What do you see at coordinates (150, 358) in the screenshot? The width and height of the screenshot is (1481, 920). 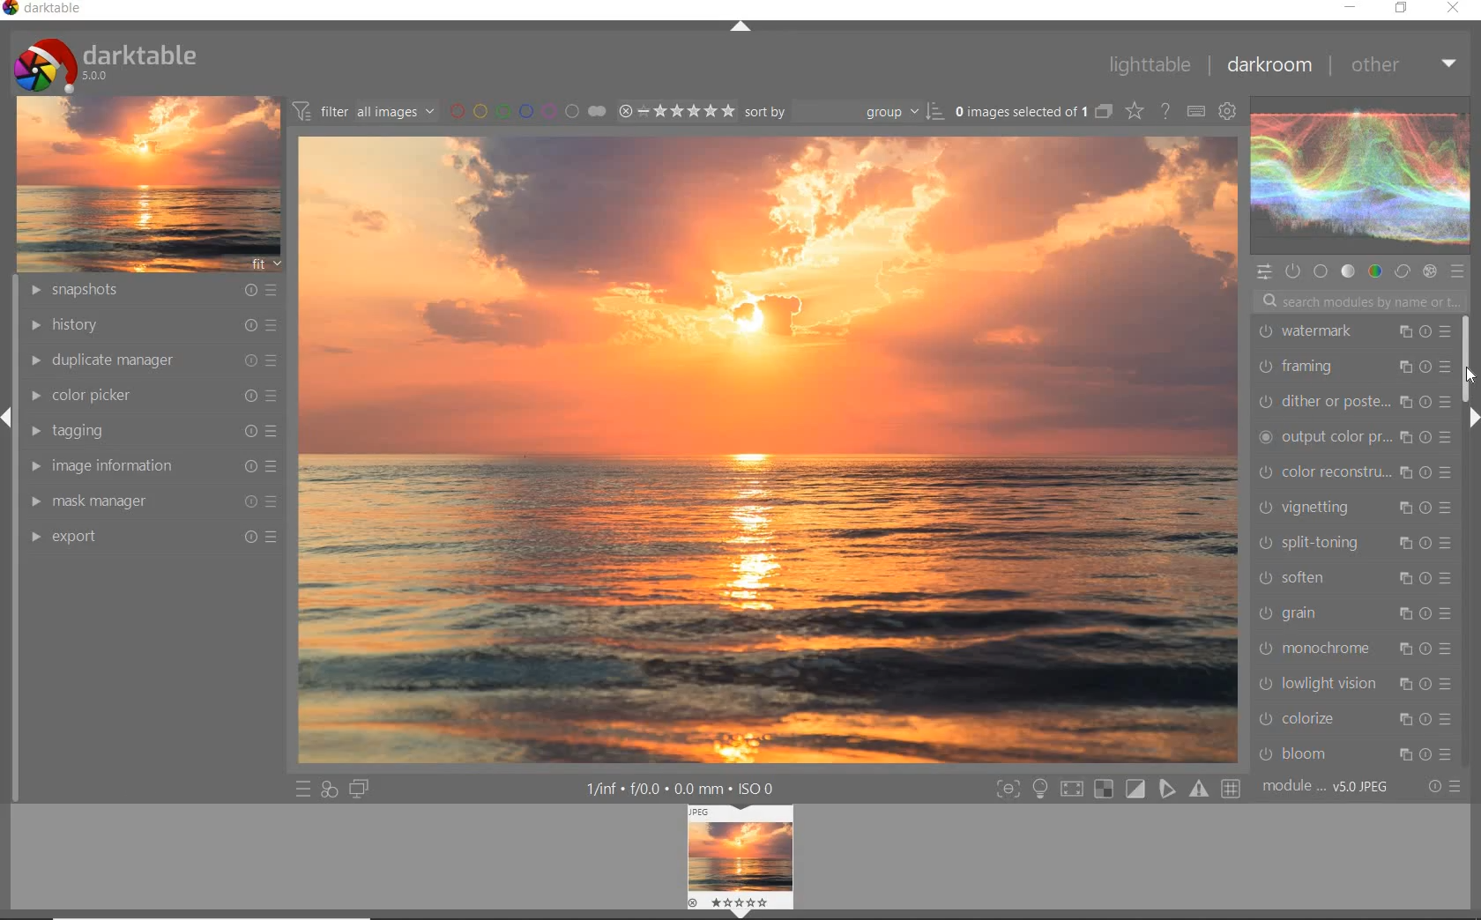 I see `DUPLICATE MANAGER` at bounding box center [150, 358].